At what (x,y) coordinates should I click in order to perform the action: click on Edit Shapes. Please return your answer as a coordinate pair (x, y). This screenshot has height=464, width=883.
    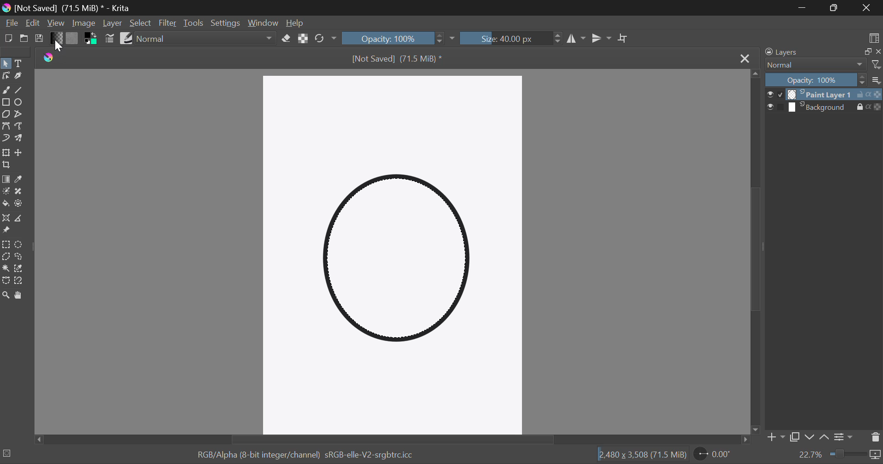
    Looking at the image, I should click on (6, 77).